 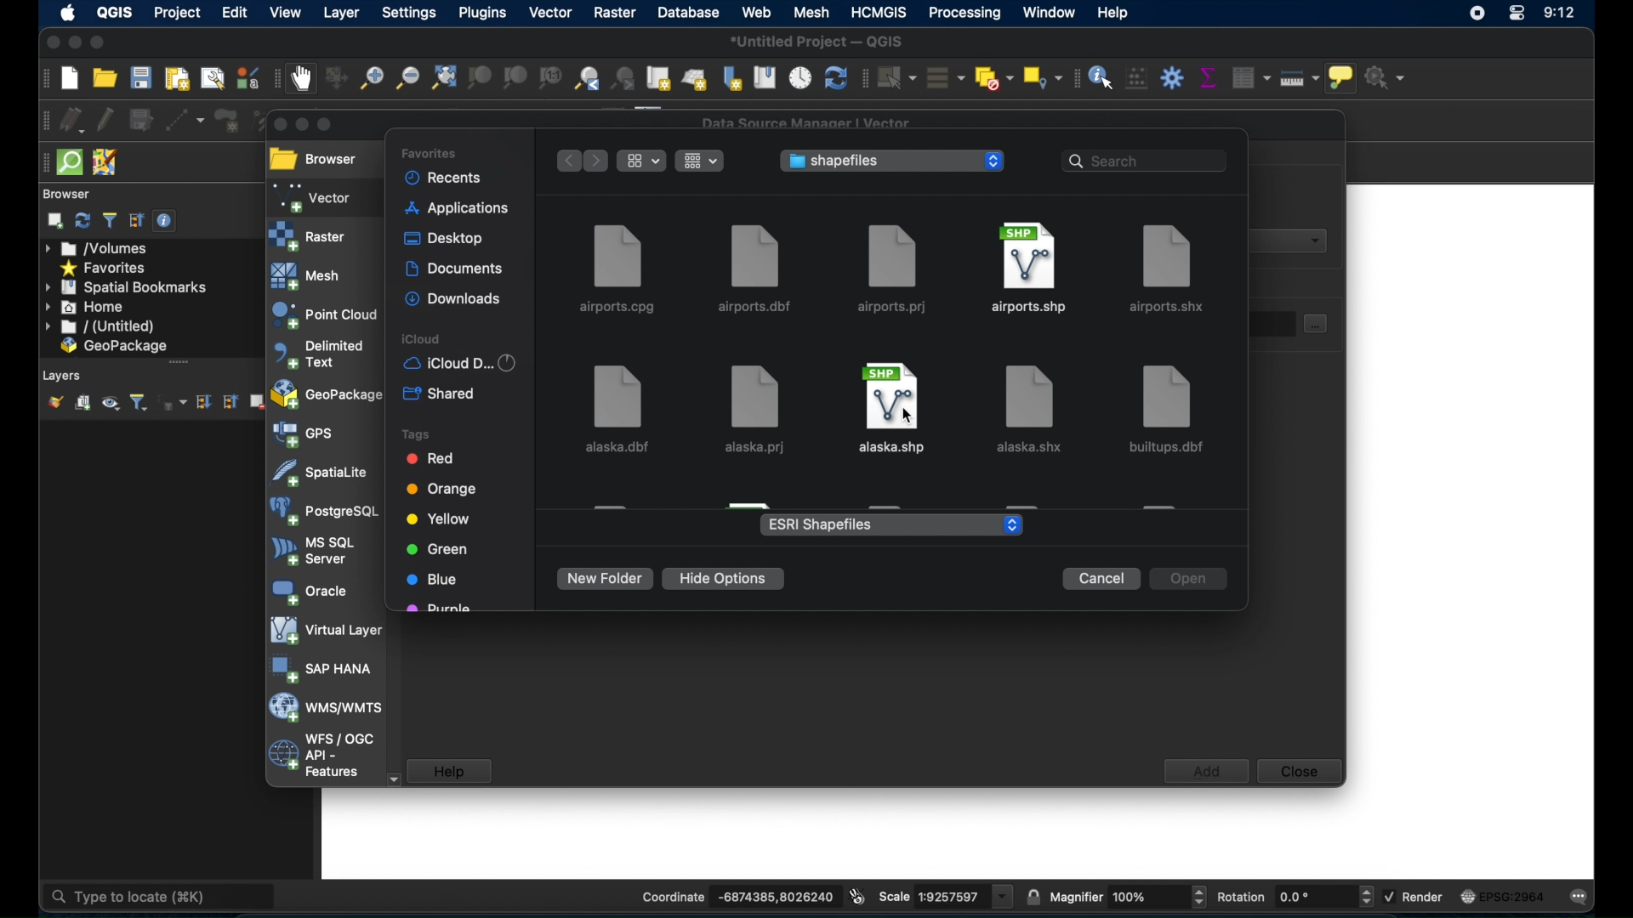 What do you see at coordinates (821, 525) in the screenshot?
I see `ESRI shapefiles` at bounding box center [821, 525].